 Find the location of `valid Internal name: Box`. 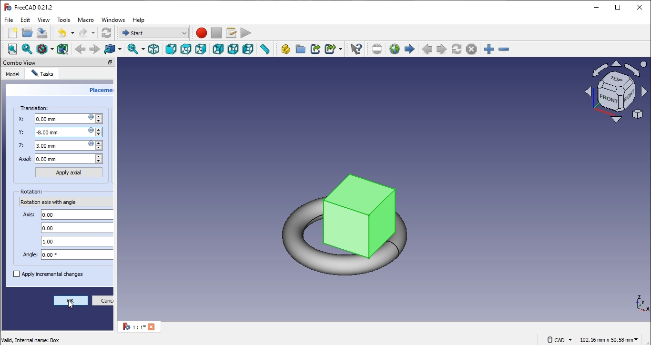

valid Internal name: Box is located at coordinates (31, 339).